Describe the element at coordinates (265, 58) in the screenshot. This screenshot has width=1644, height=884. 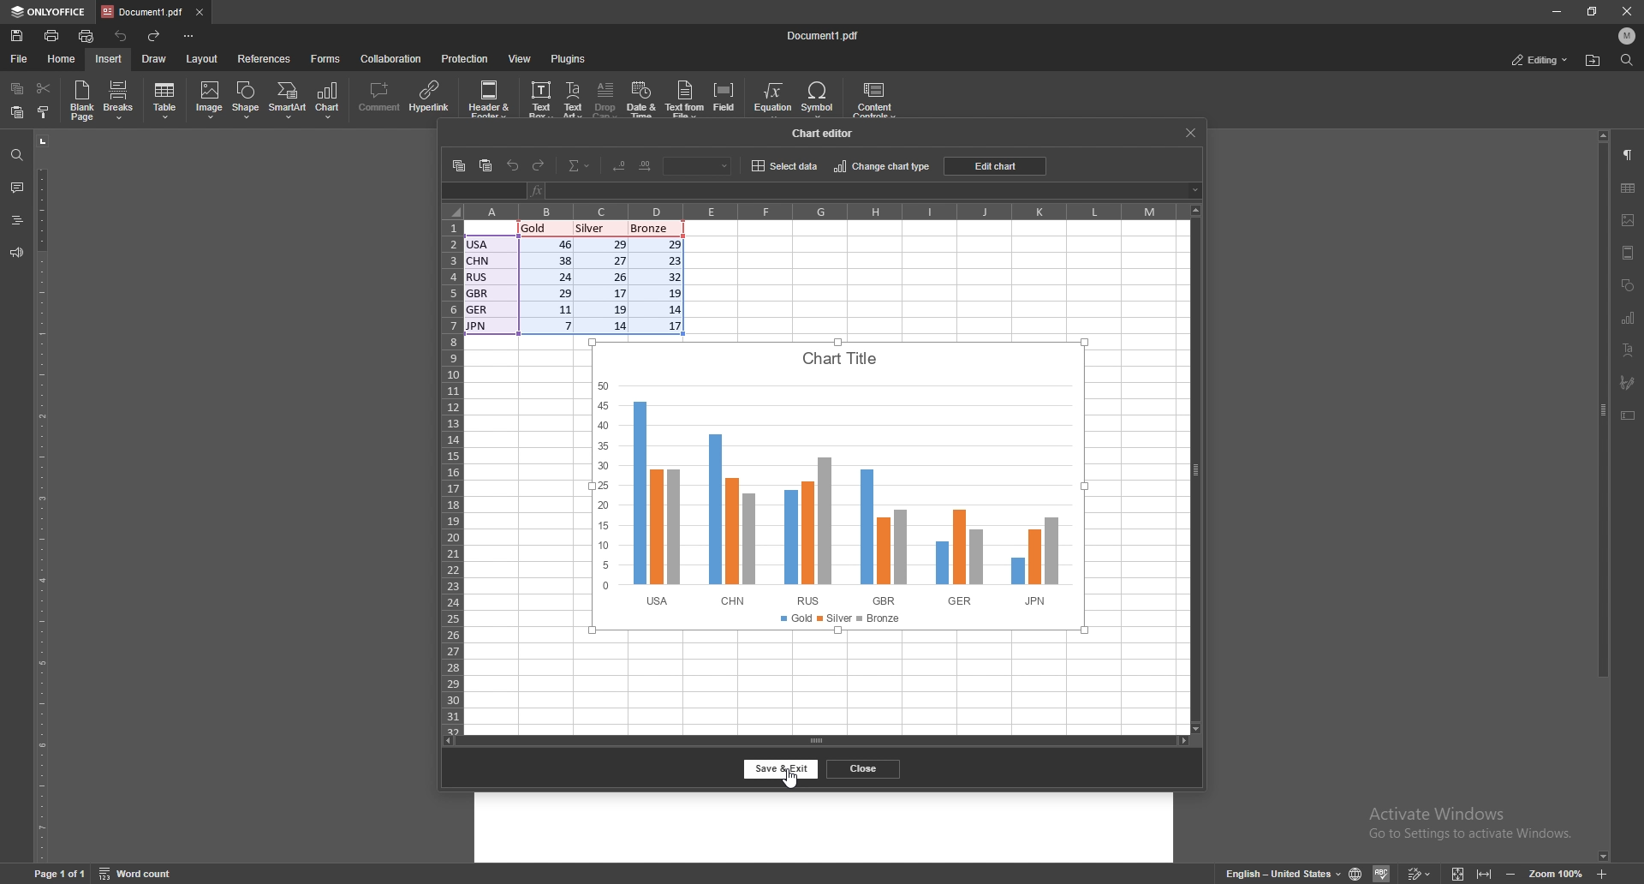
I see `references` at that location.